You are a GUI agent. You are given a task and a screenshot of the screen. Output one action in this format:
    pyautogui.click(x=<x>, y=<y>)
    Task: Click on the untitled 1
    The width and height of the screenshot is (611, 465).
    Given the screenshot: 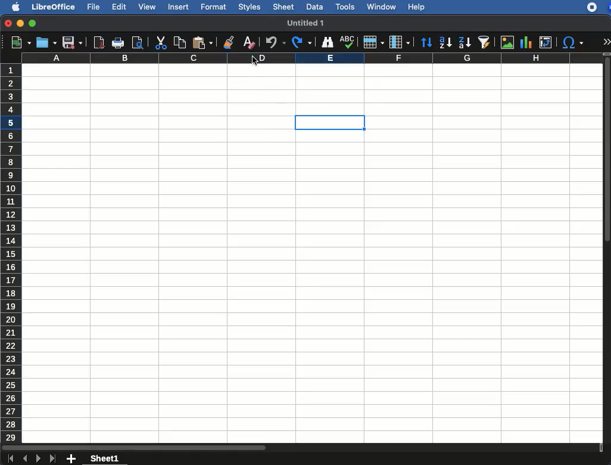 What is the action you would take?
    pyautogui.click(x=305, y=22)
    